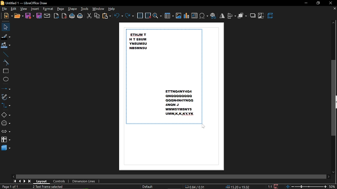 The width and height of the screenshot is (337, 189). Describe the element at coordinates (148, 15) in the screenshot. I see `snap to grid` at that location.